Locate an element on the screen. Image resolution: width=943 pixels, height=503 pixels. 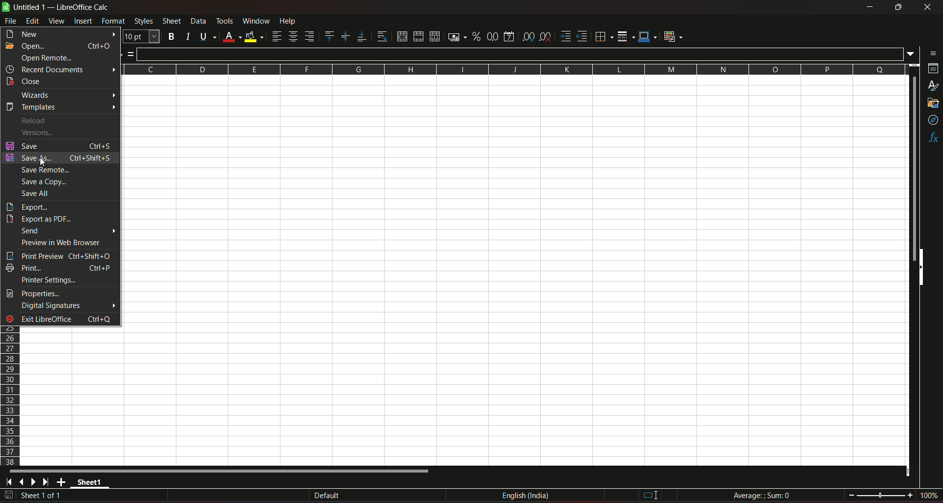
versions is located at coordinates (35, 132).